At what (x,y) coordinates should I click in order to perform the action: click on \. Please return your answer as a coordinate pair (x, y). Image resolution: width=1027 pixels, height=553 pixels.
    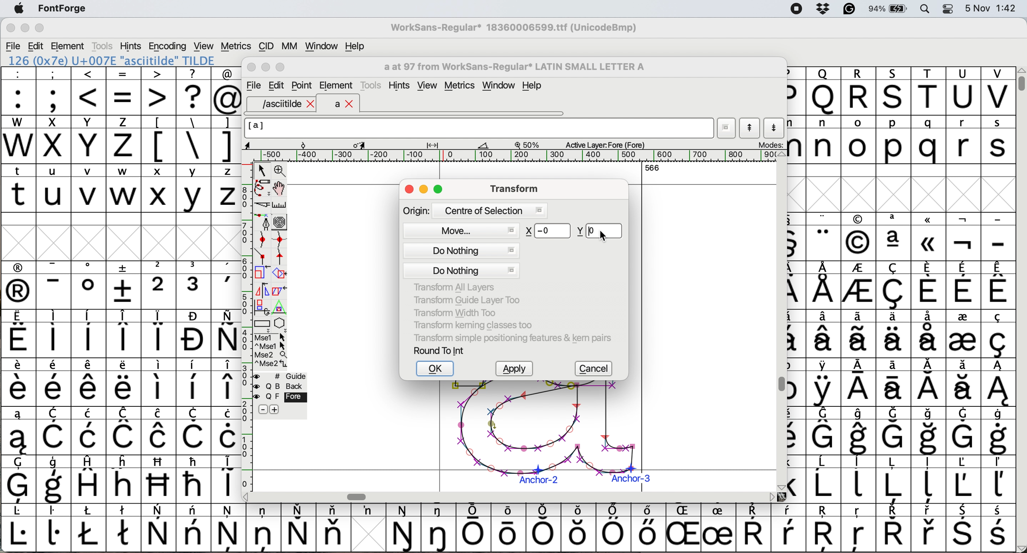
    Looking at the image, I should click on (193, 140).